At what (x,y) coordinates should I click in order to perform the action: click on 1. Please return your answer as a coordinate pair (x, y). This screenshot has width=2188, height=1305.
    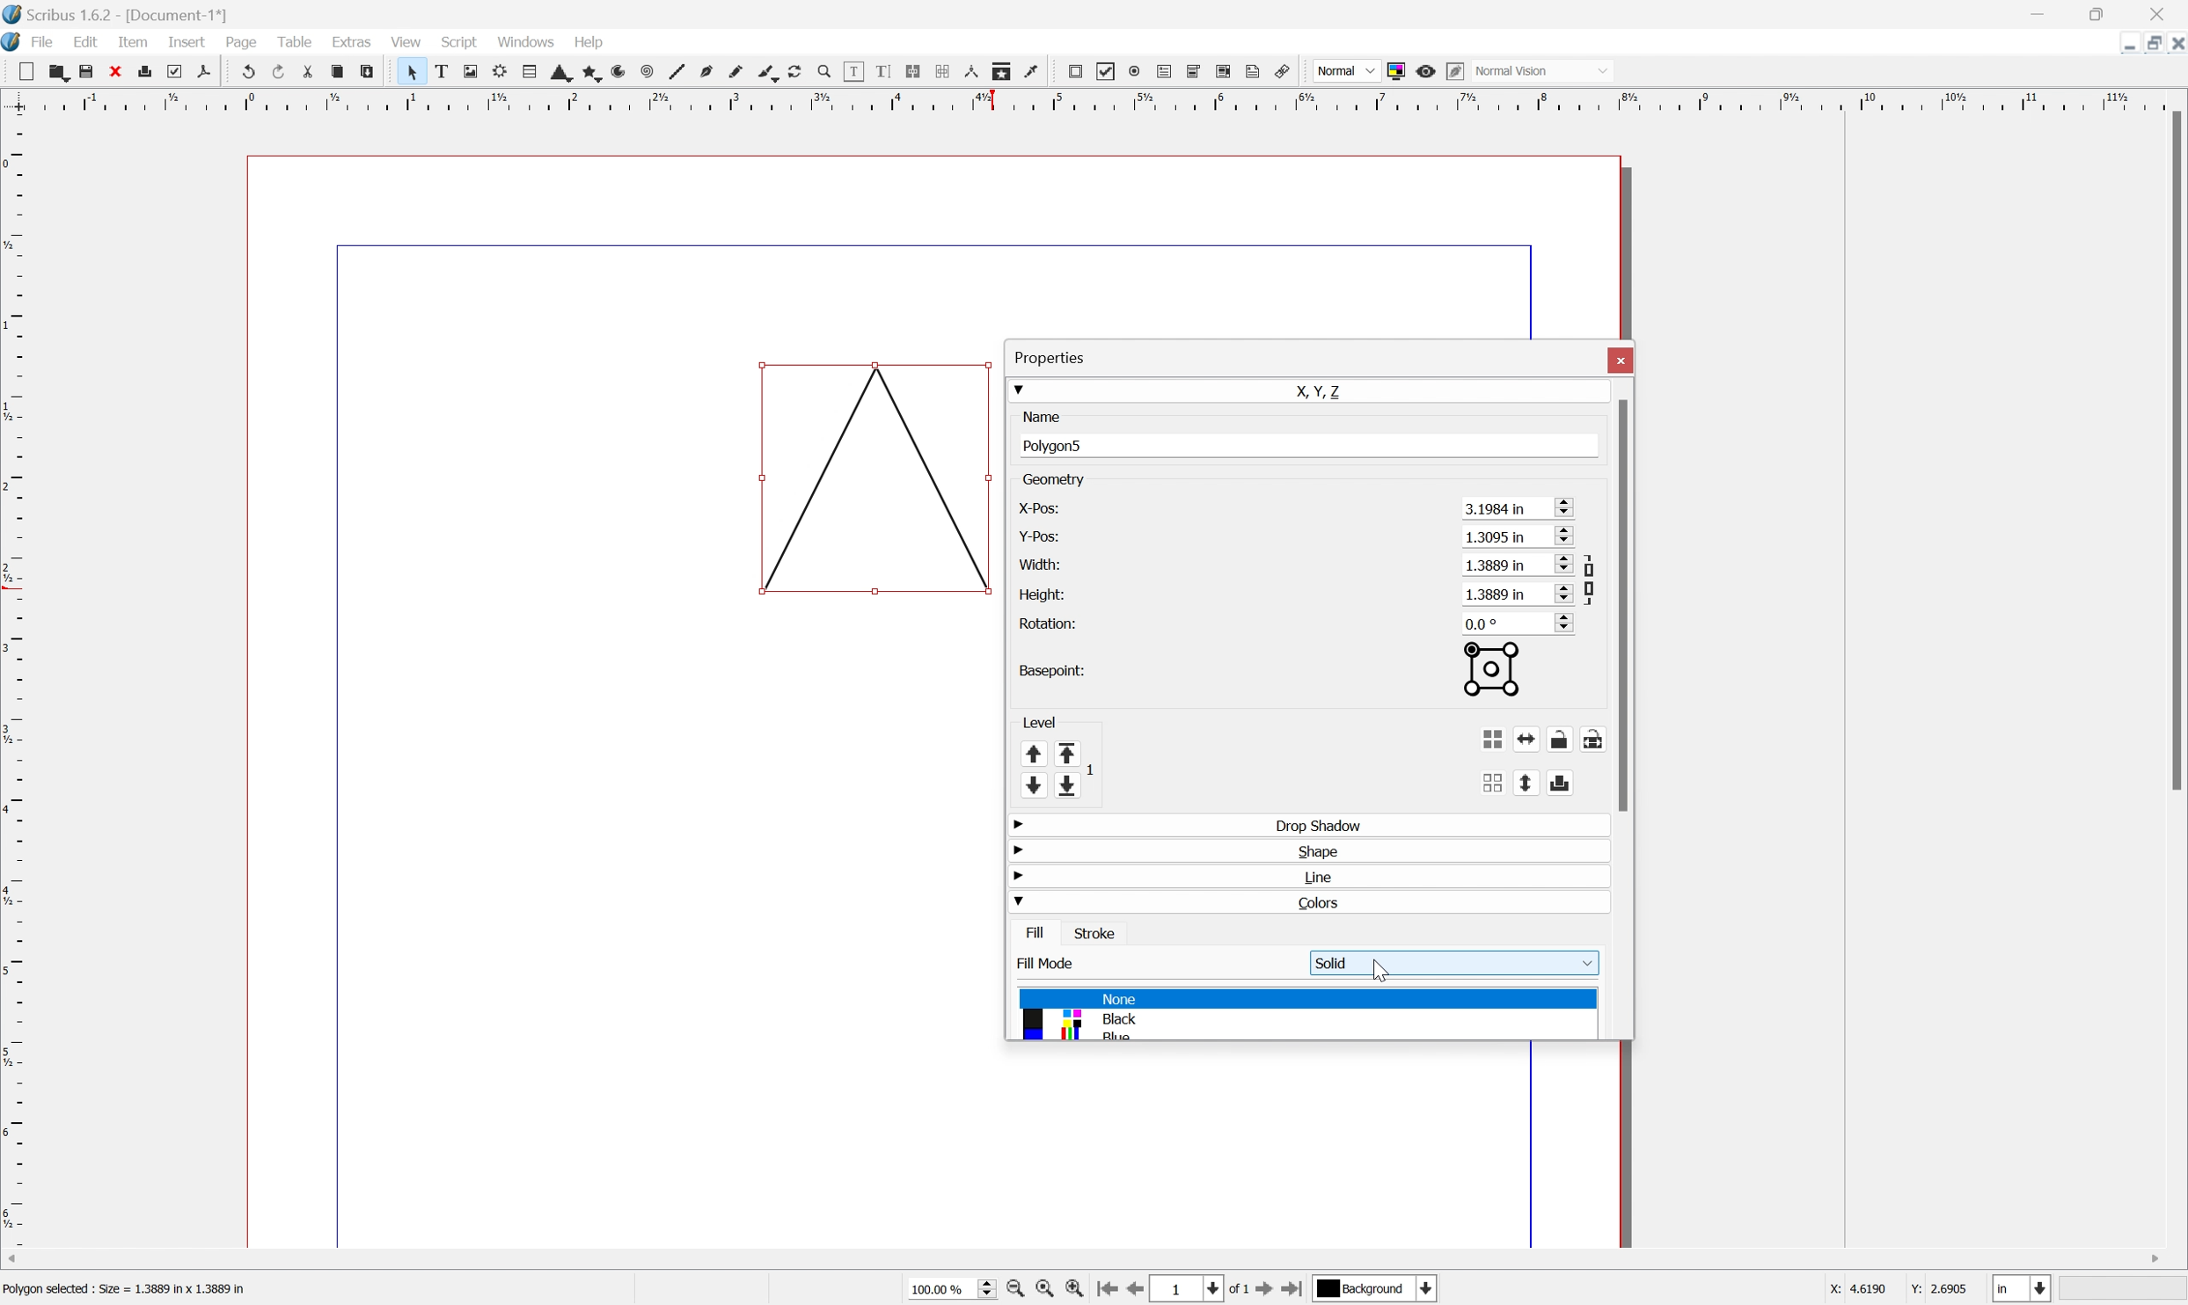
    Looking at the image, I should click on (1176, 1289).